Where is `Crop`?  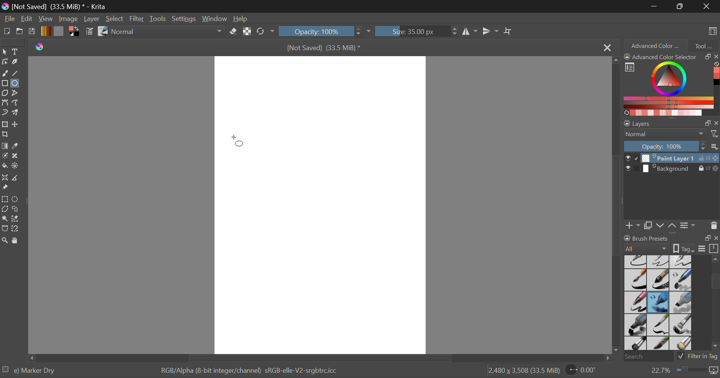
Crop is located at coordinates (509, 31).